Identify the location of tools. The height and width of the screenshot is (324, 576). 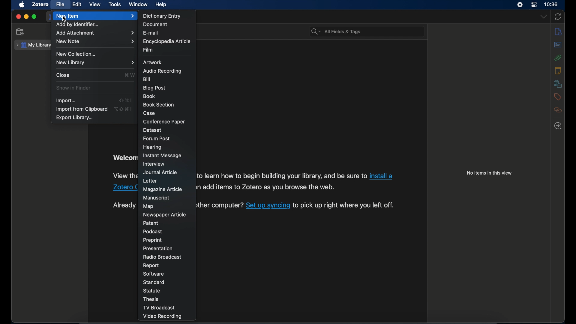
(115, 4).